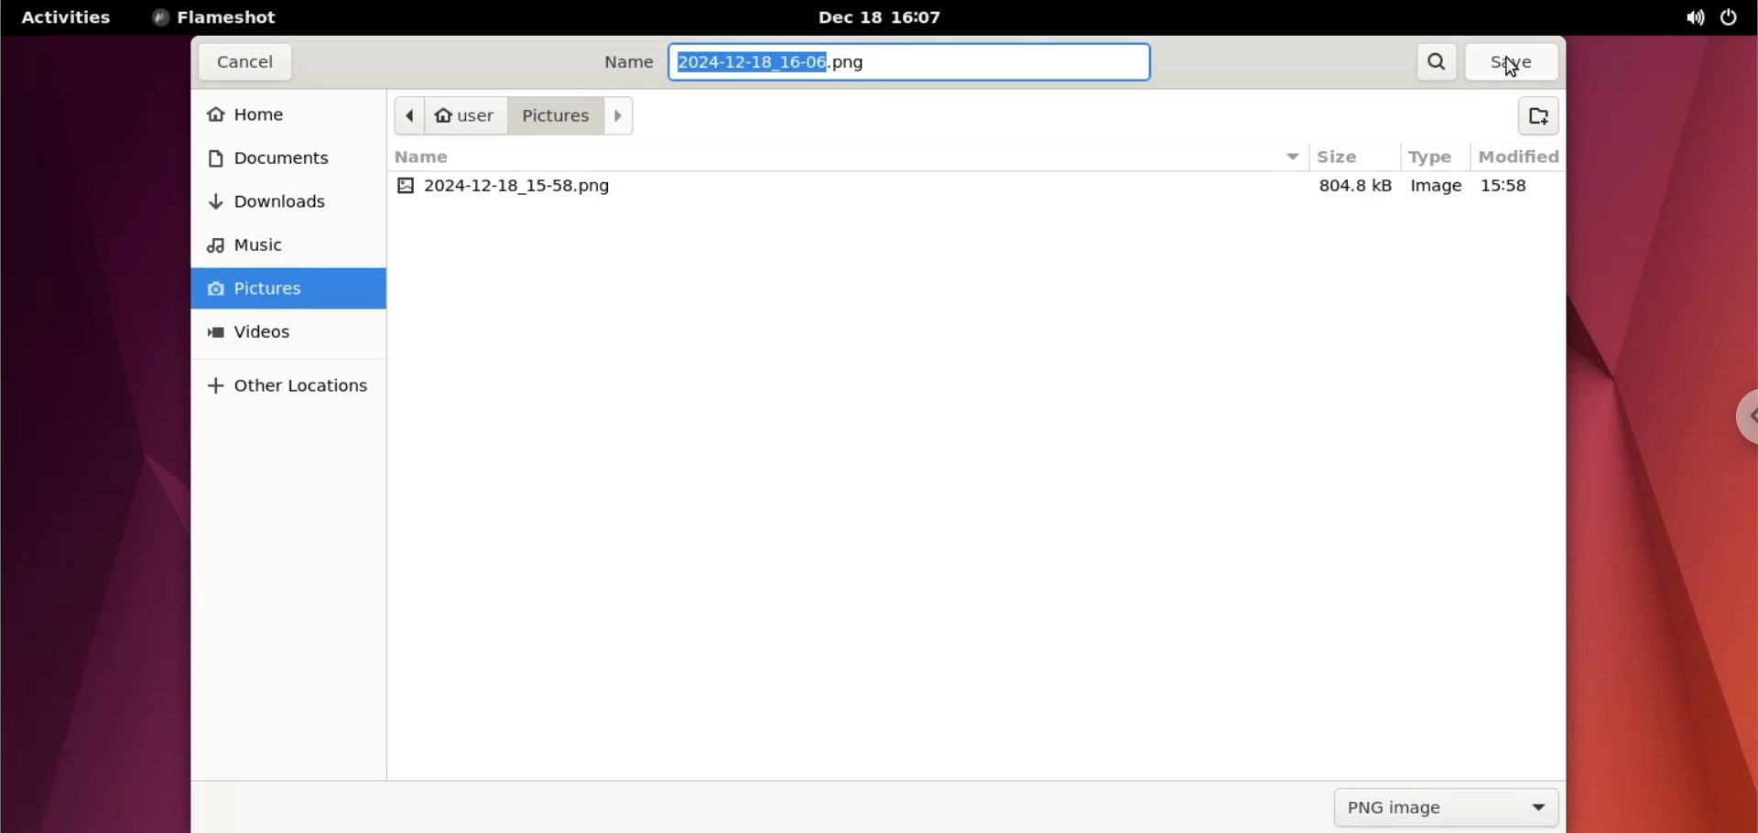 This screenshot has height=833, width=1758. I want to click on sort by size, so click(1288, 158).